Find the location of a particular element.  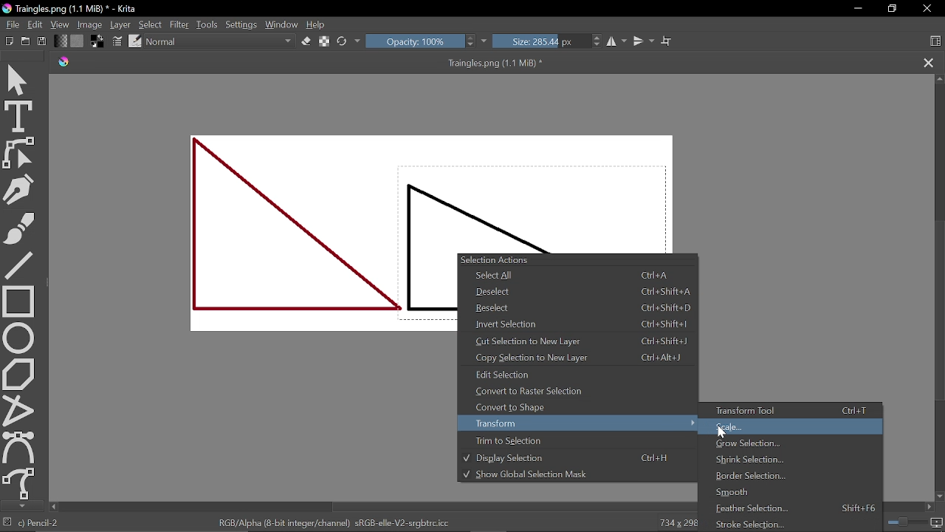

Background color is located at coordinates (99, 42).